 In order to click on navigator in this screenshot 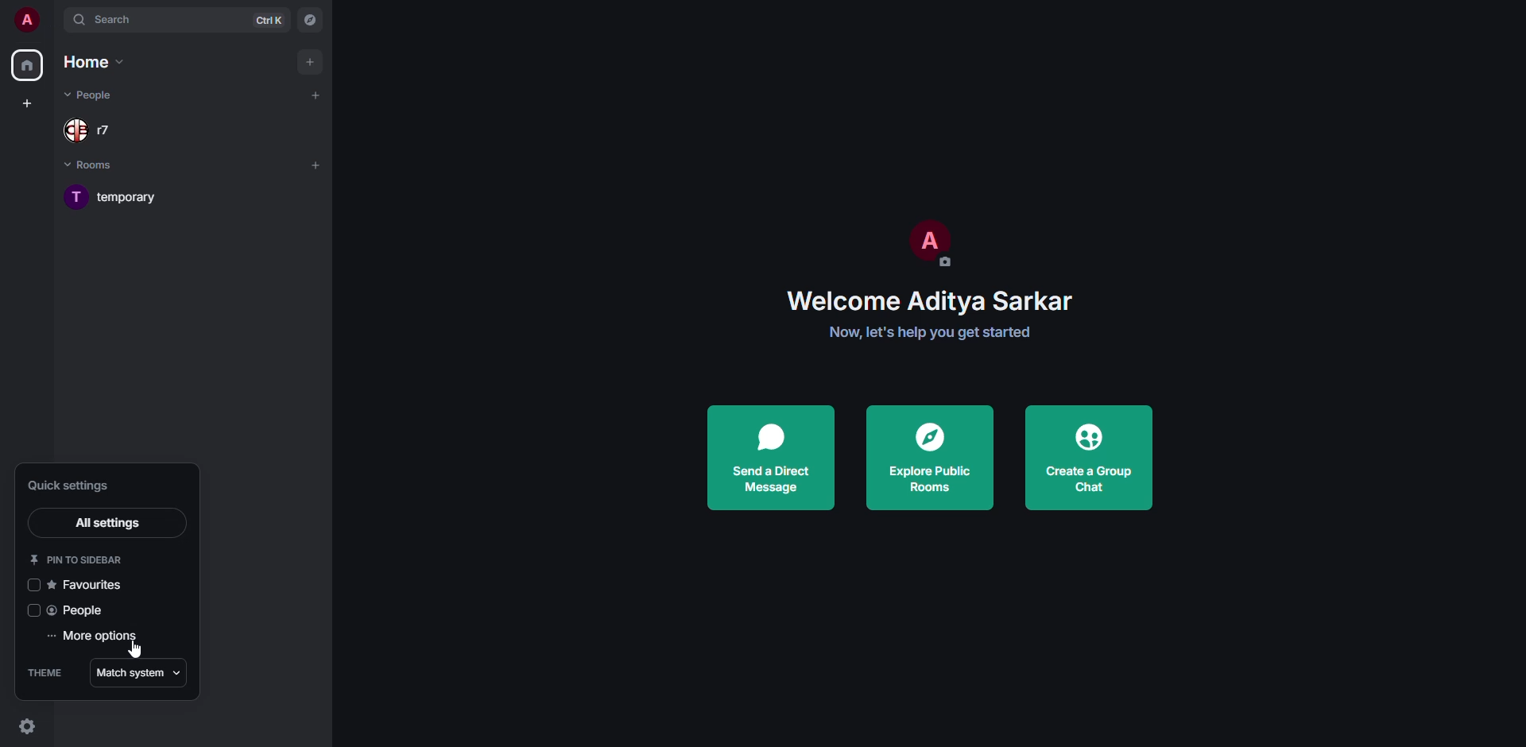, I will do `click(308, 21)`.